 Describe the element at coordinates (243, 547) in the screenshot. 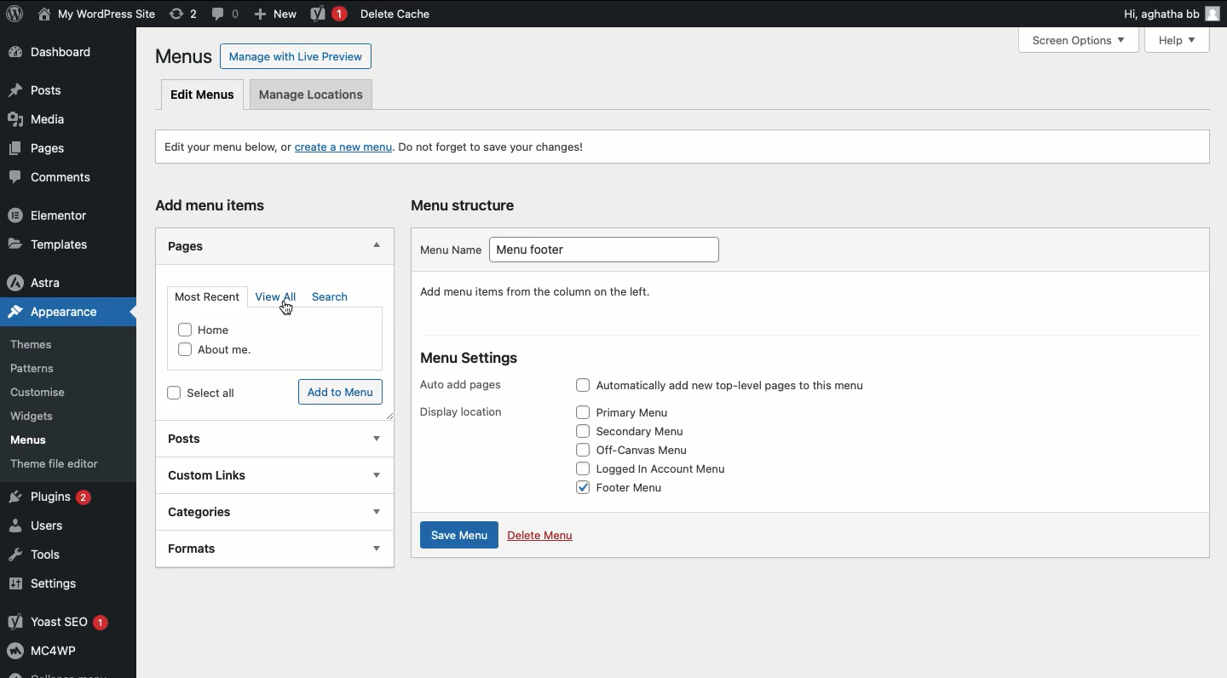

I see `Formats` at that location.